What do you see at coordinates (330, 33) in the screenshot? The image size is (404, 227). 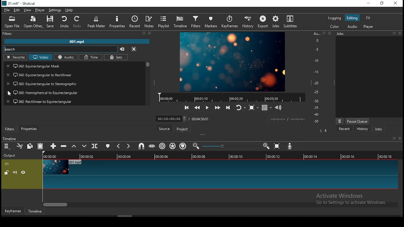 I see `close` at bounding box center [330, 33].